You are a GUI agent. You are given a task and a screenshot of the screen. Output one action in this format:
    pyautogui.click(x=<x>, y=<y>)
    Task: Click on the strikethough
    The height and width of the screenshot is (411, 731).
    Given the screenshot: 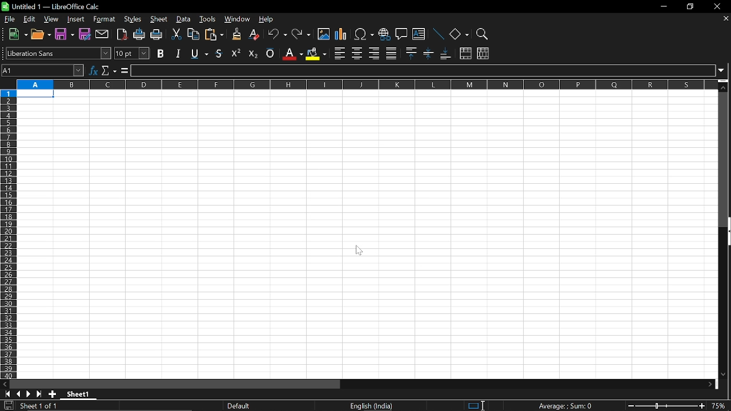 What is the action you would take?
    pyautogui.click(x=200, y=53)
    